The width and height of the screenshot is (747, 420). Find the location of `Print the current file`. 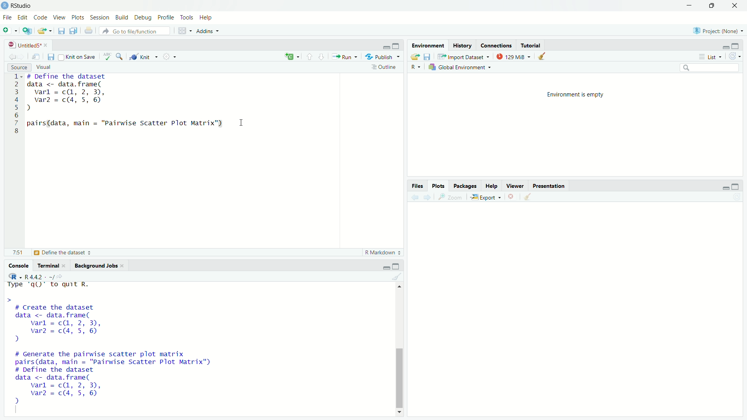

Print the current file is located at coordinates (88, 30).